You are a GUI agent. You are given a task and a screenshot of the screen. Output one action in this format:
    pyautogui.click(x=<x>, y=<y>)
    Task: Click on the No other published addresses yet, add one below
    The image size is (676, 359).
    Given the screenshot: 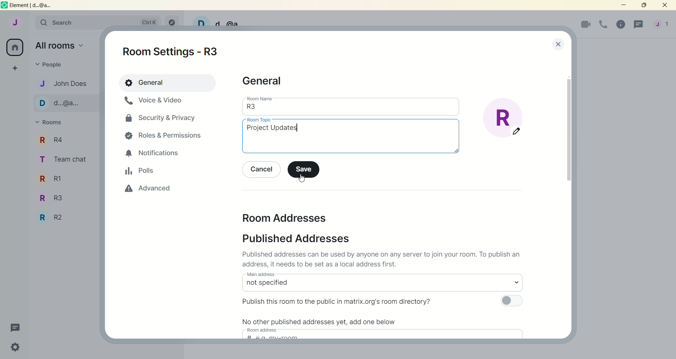 What is the action you would take?
    pyautogui.click(x=319, y=322)
    